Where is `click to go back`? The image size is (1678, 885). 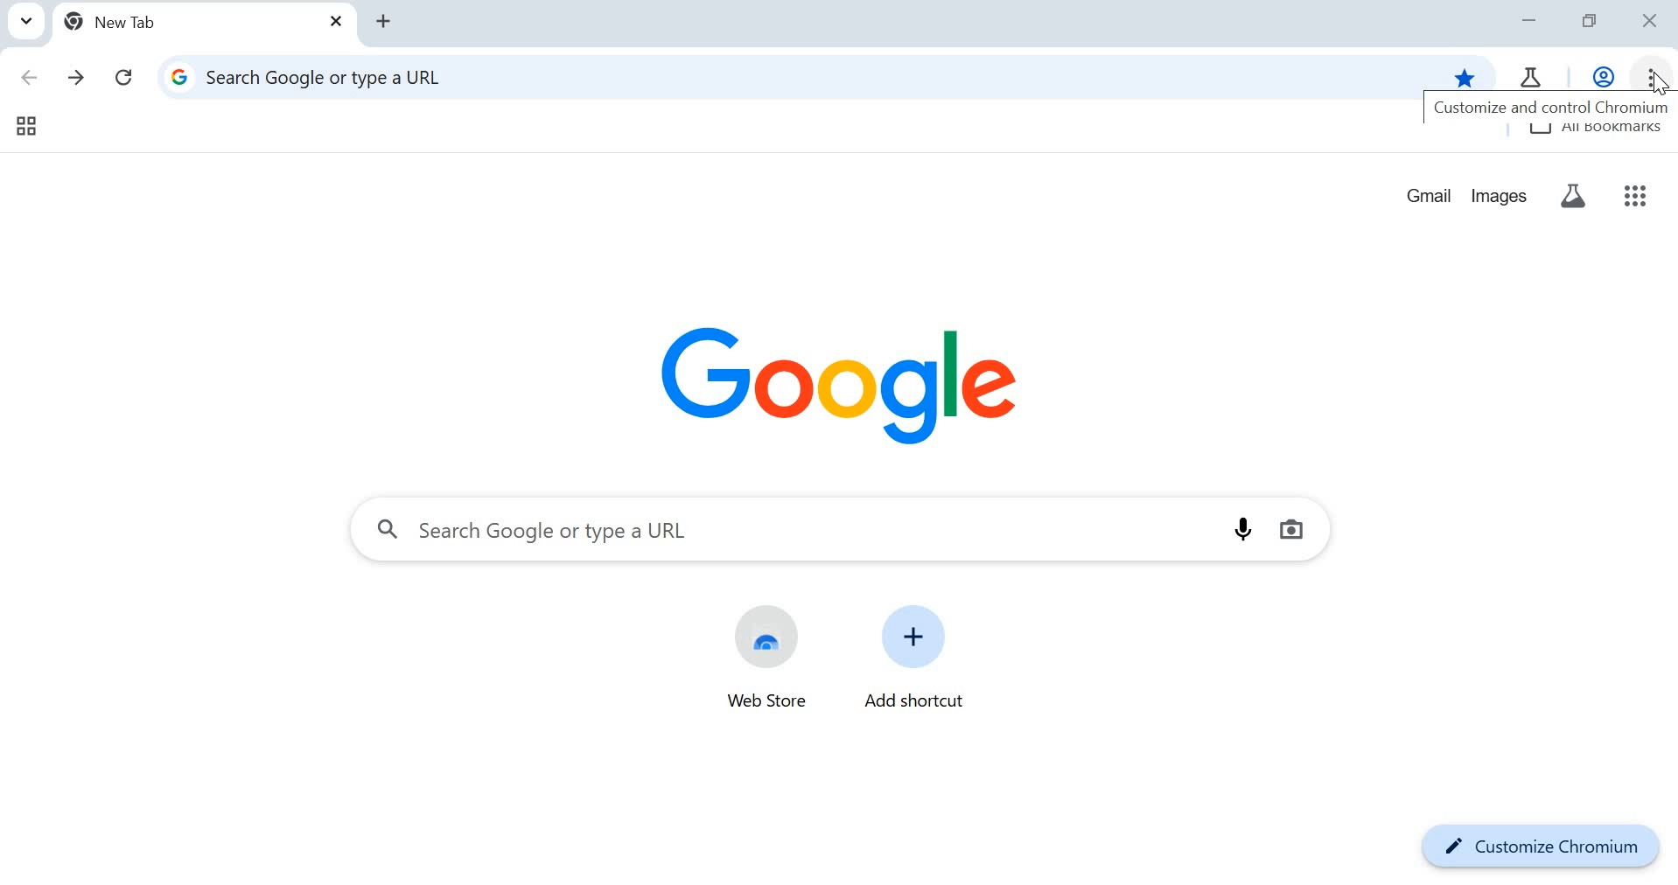
click to go back is located at coordinates (24, 76).